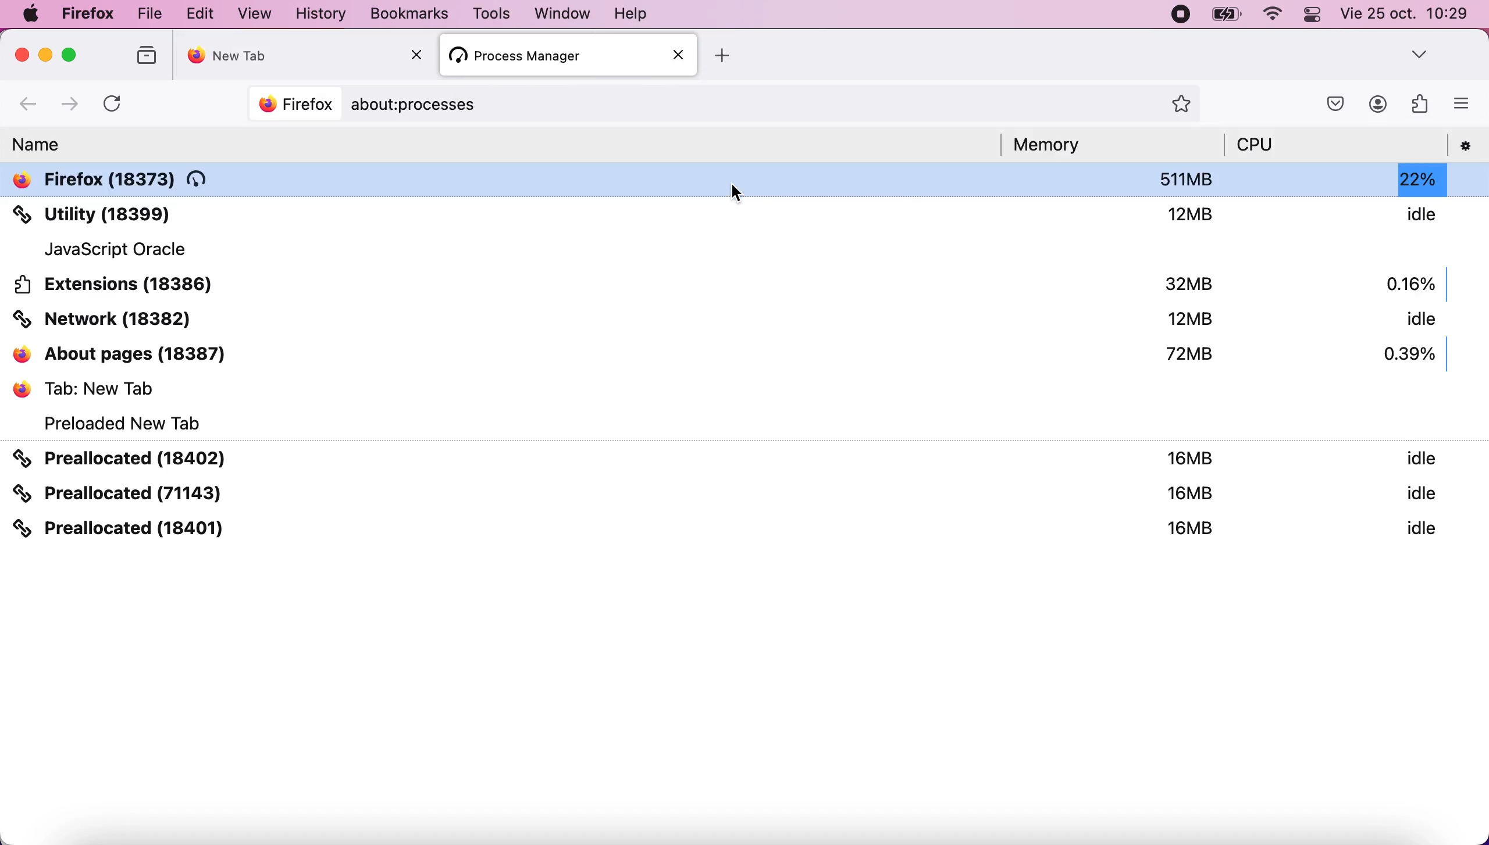  I want to click on Cursor , so click(739, 194).